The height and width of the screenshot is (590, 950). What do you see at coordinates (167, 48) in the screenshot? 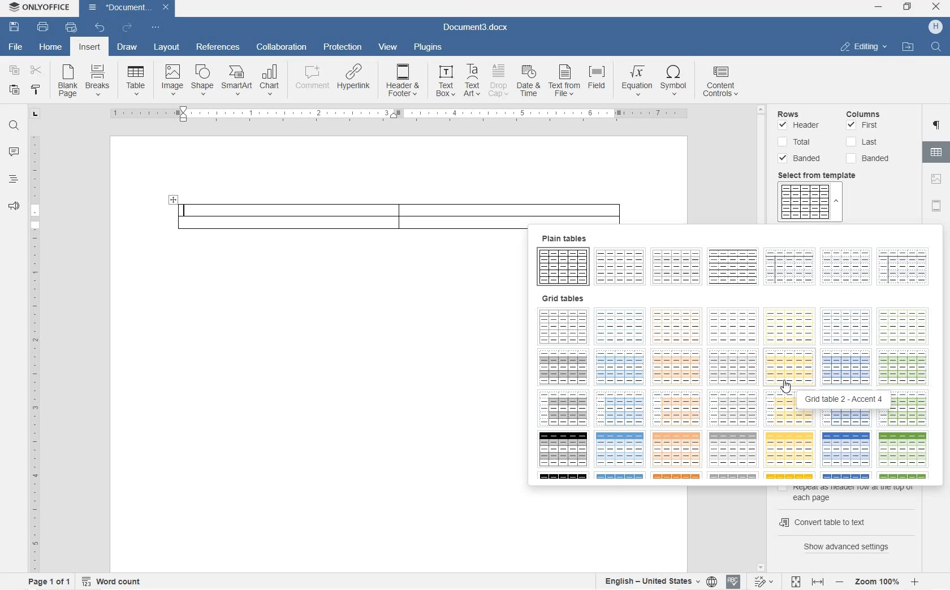
I see `LAYOUT` at bounding box center [167, 48].